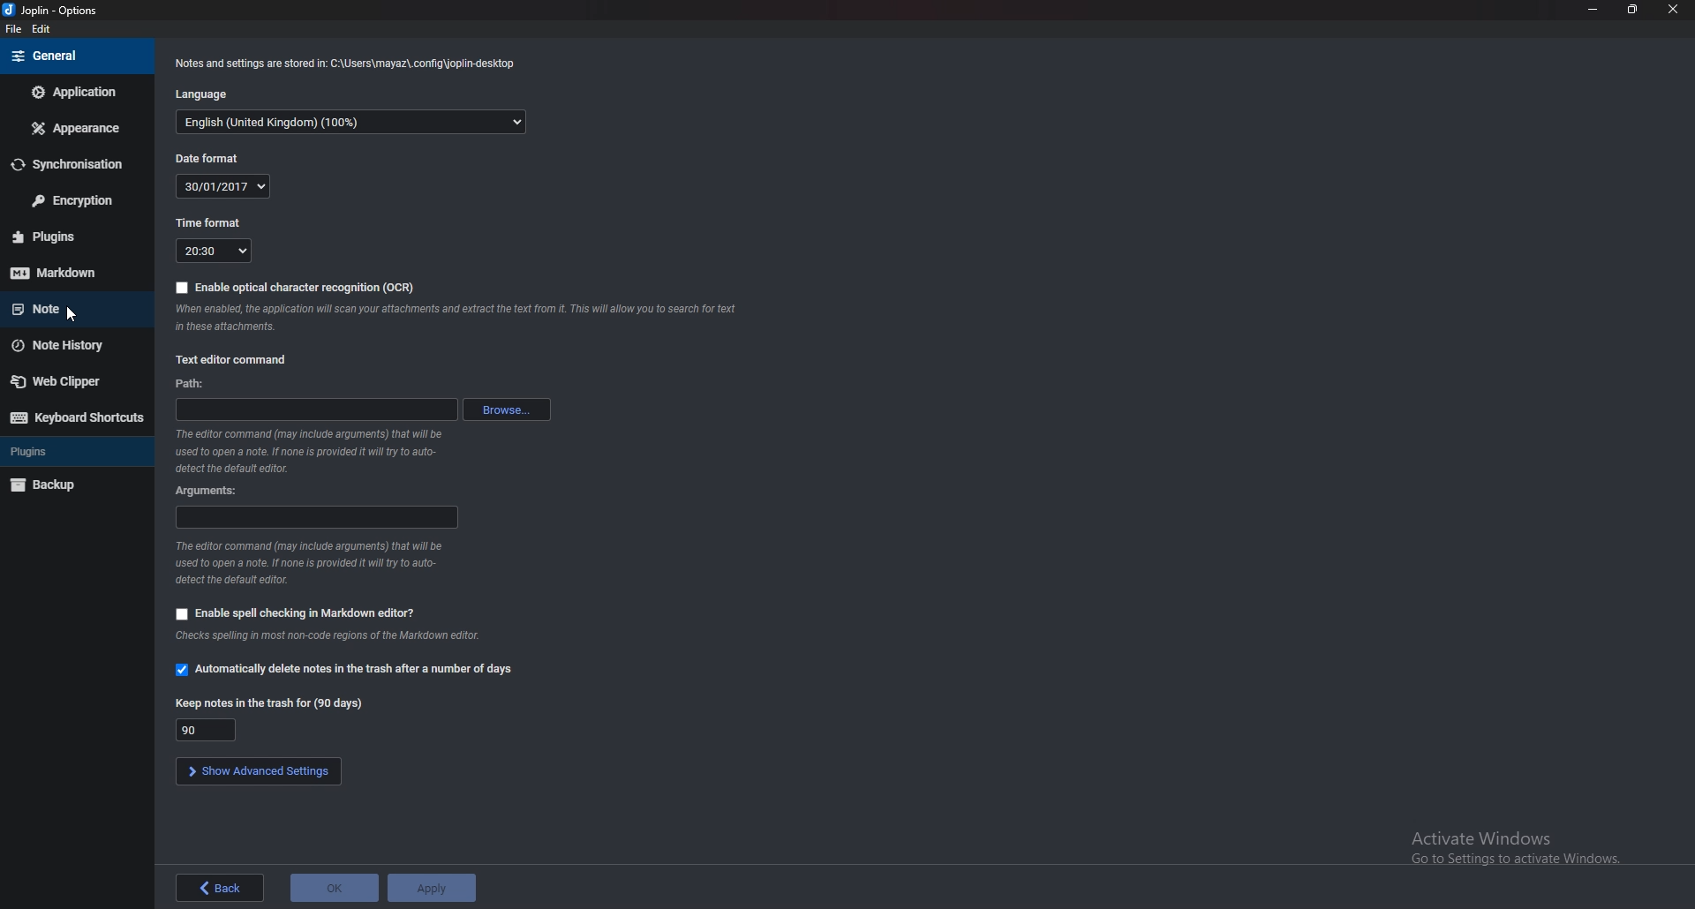 Image resolution: width=1695 pixels, height=909 pixels. What do you see at coordinates (364, 635) in the screenshot?
I see `Info` at bounding box center [364, 635].